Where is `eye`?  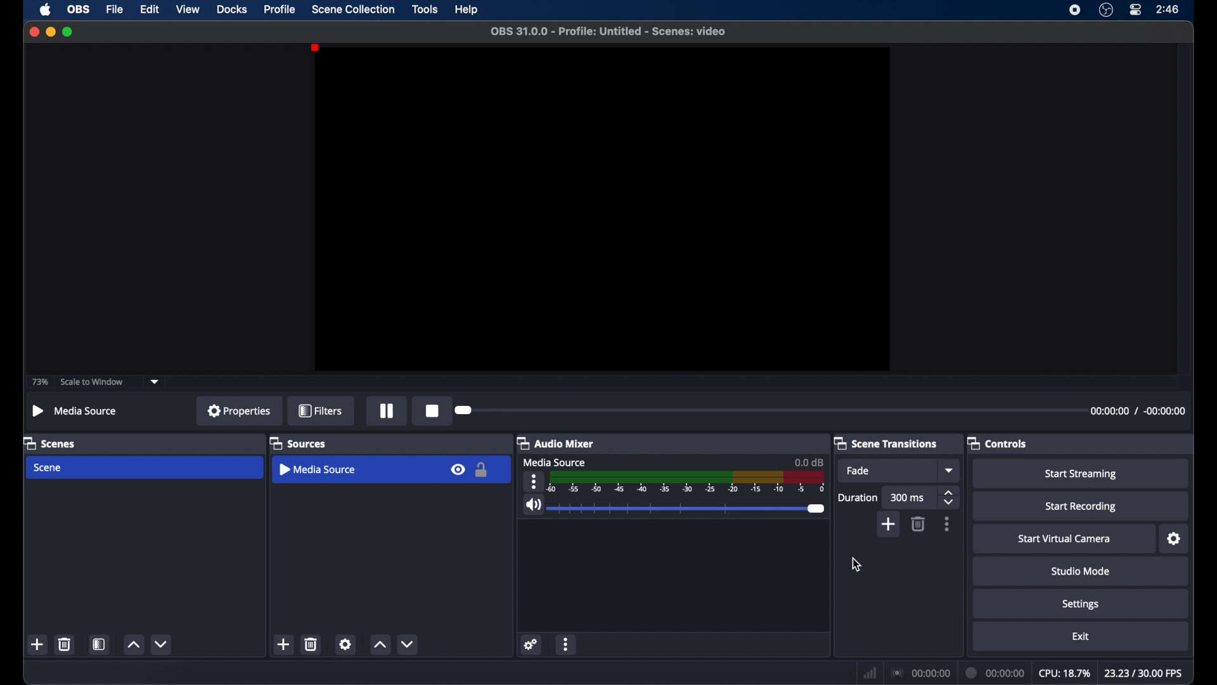 eye is located at coordinates (459, 470).